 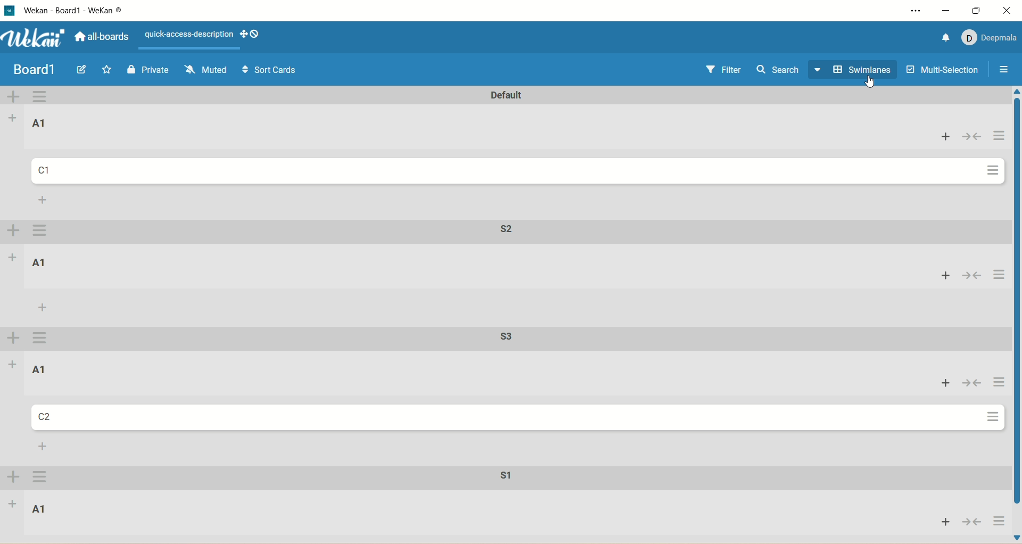 What do you see at coordinates (998, 276) in the screenshot?
I see `actions` at bounding box center [998, 276].